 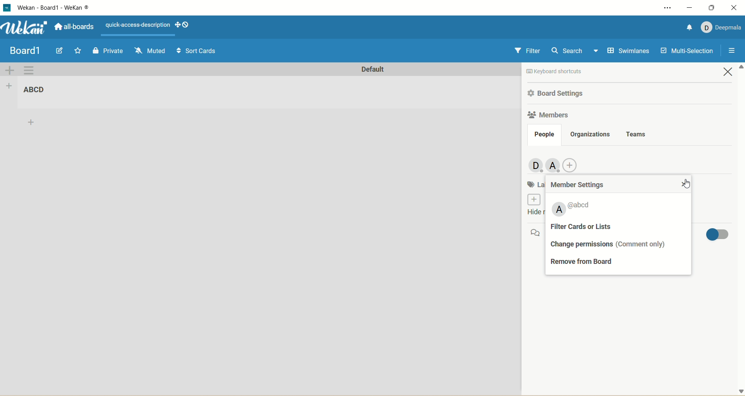 What do you see at coordinates (688, 50) in the screenshot?
I see `multi selection` at bounding box center [688, 50].